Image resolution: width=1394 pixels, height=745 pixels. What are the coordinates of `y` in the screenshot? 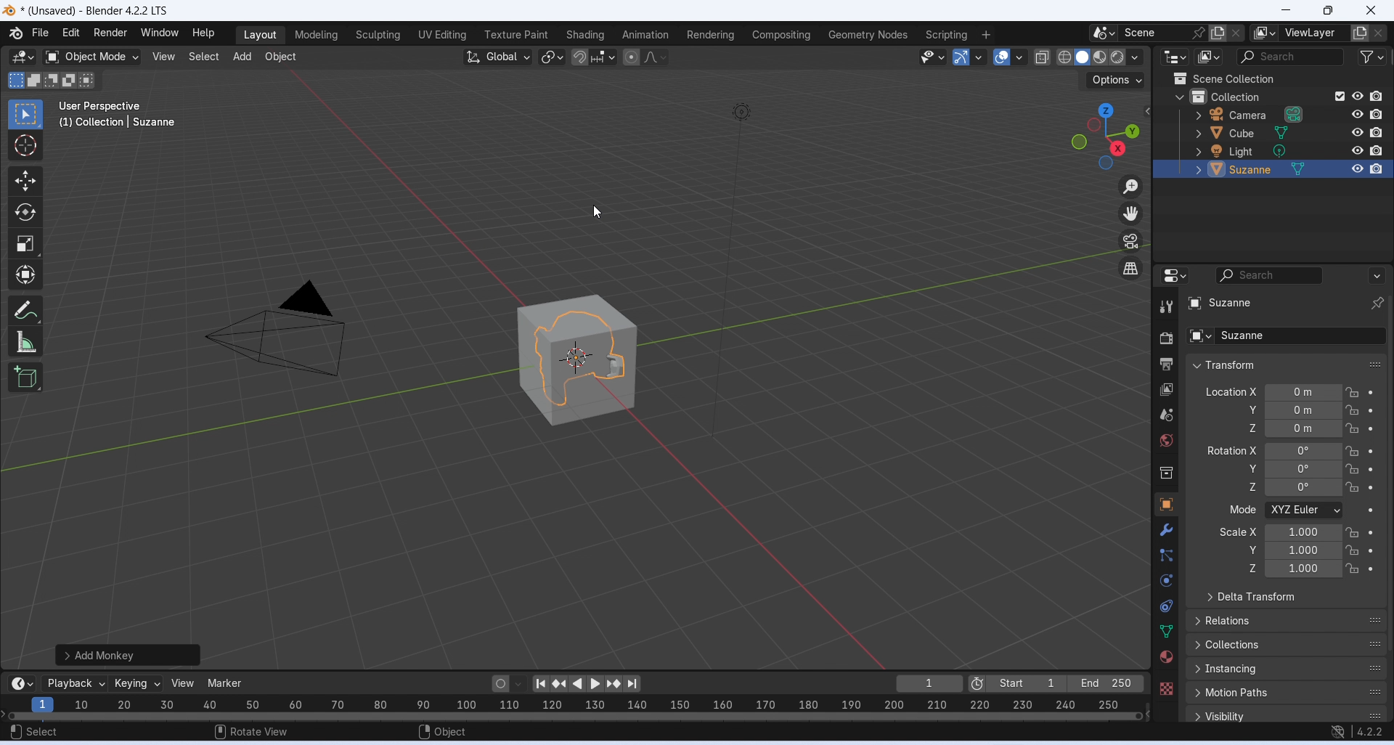 It's located at (1248, 410).